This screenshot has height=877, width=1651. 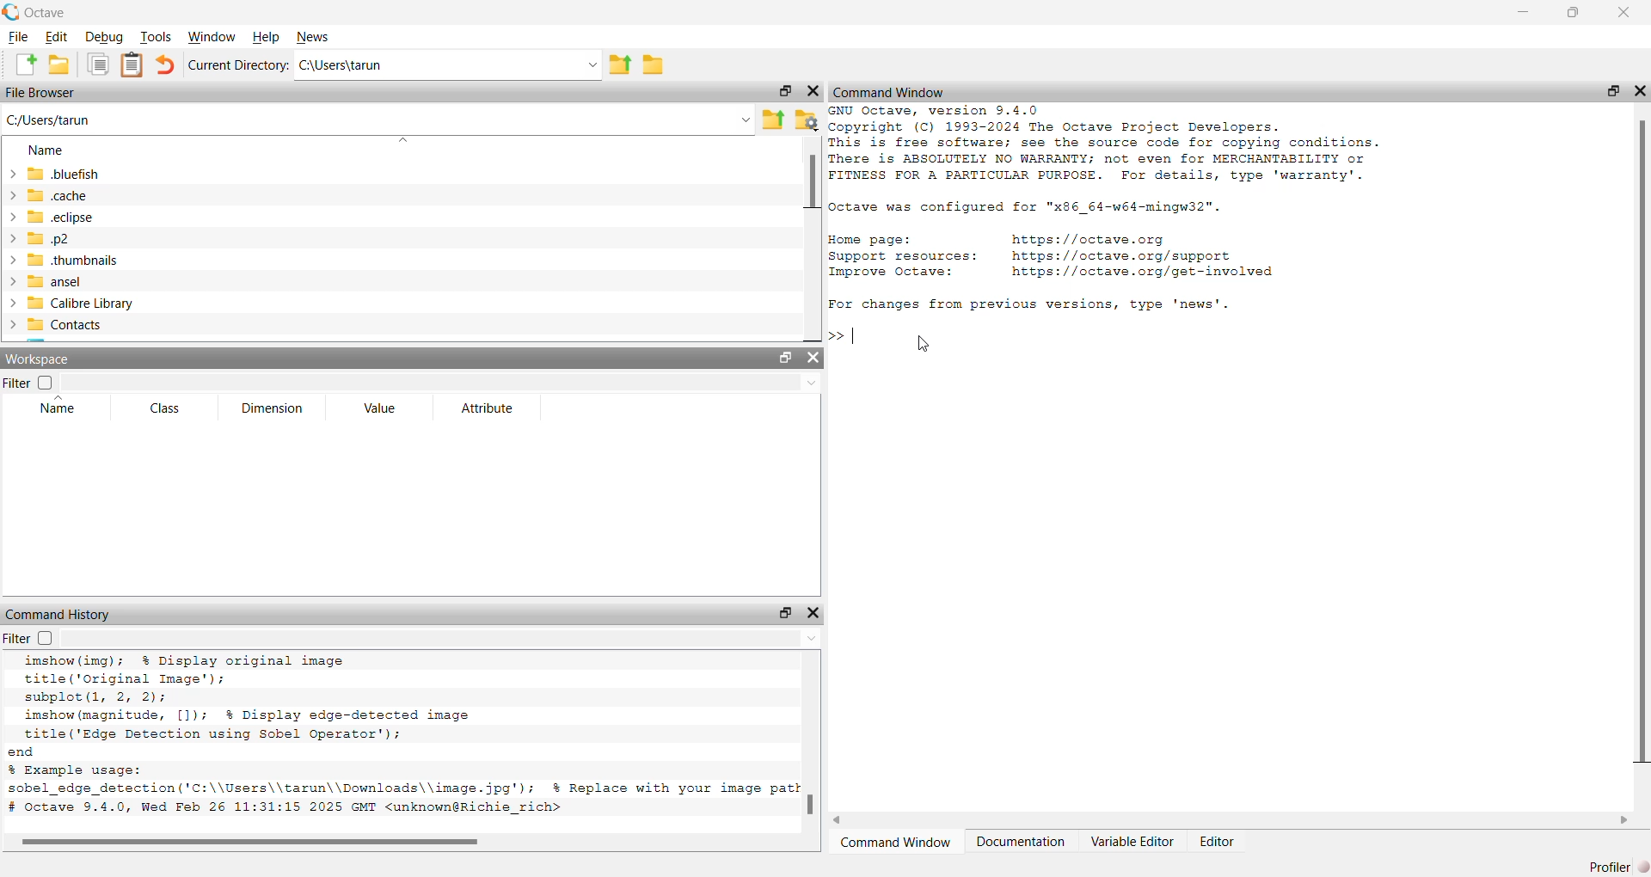 What do you see at coordinates (1609, 94) in the screenshot?
I see `restore down` at bounding box center [1609, 94].